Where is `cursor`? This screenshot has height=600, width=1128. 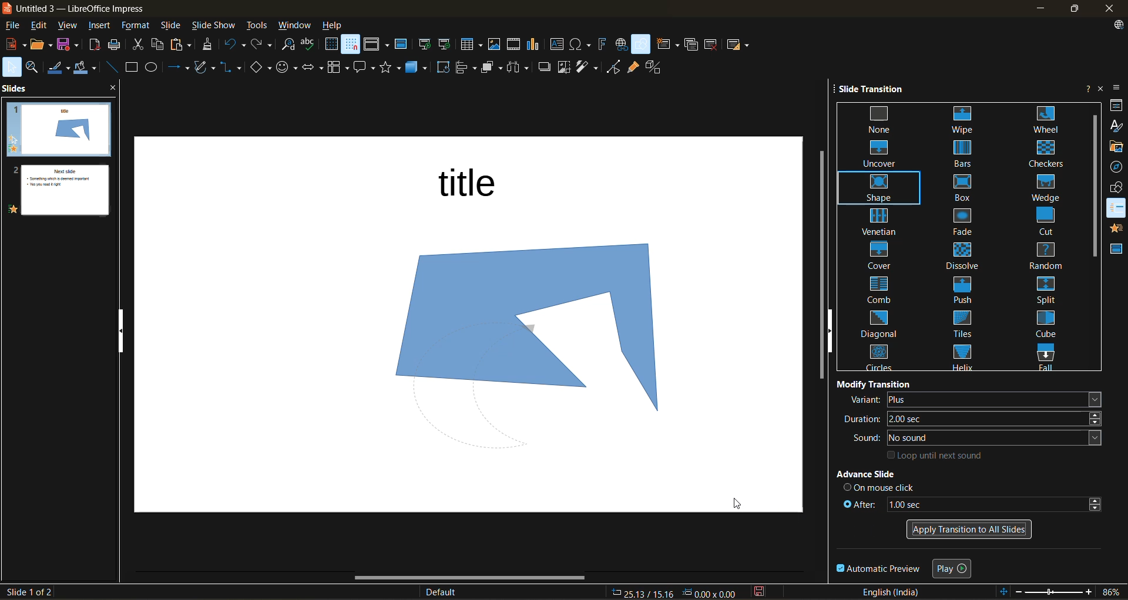 cursor is located at coordinates (738, 504).